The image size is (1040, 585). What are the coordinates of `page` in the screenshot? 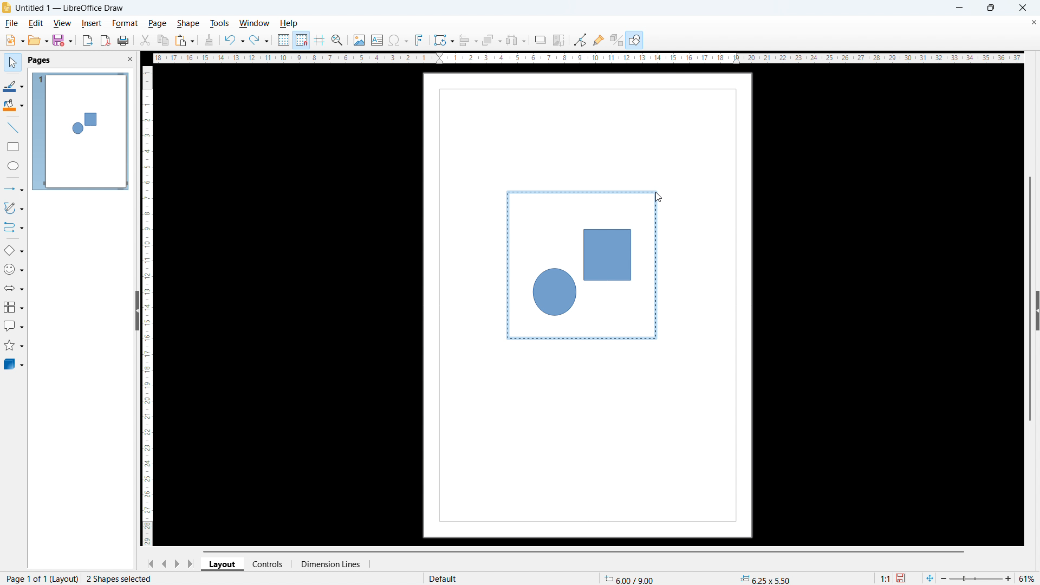 It's located at (158, 23).